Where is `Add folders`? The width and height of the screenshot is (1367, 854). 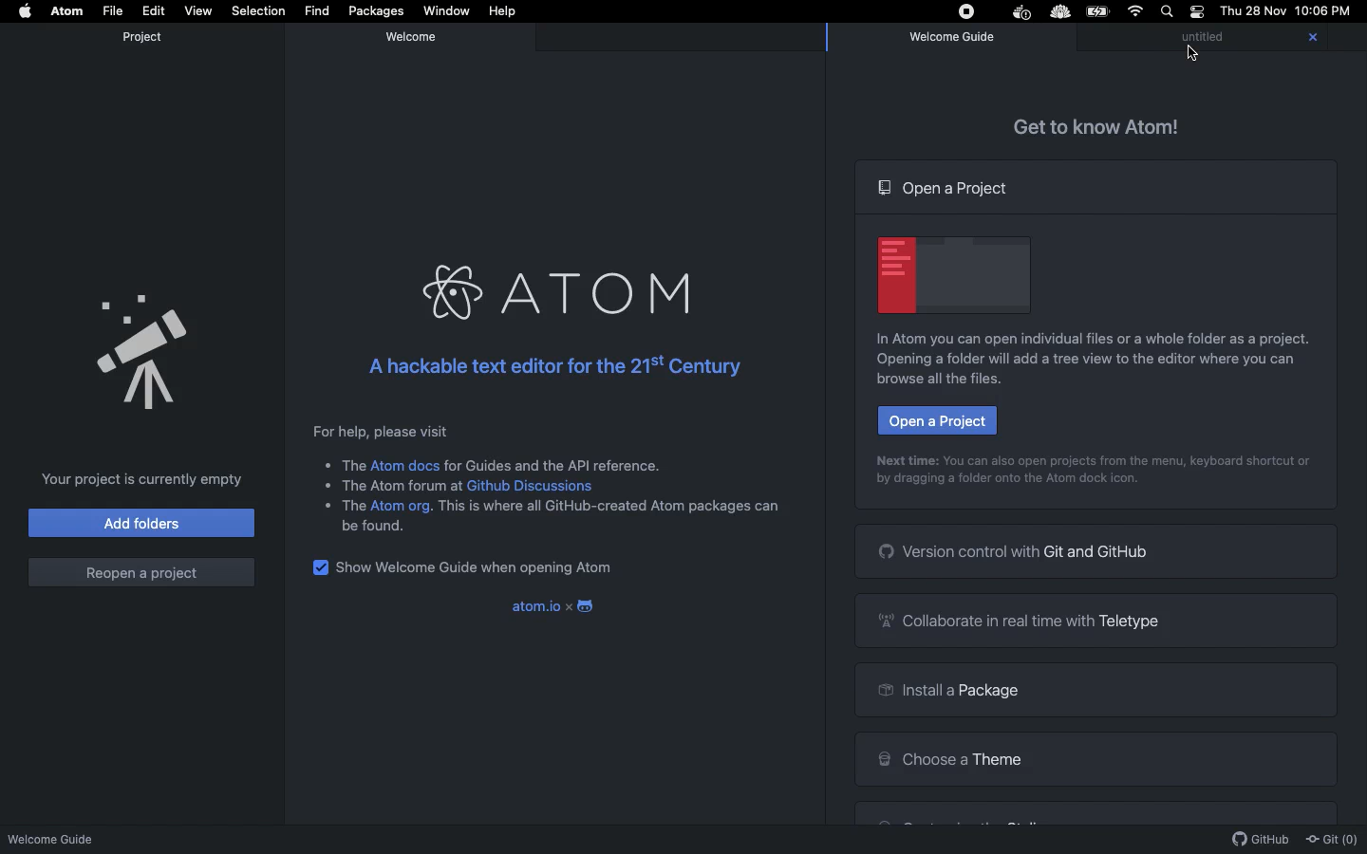
Add folders is located at coordinates (140, 523).